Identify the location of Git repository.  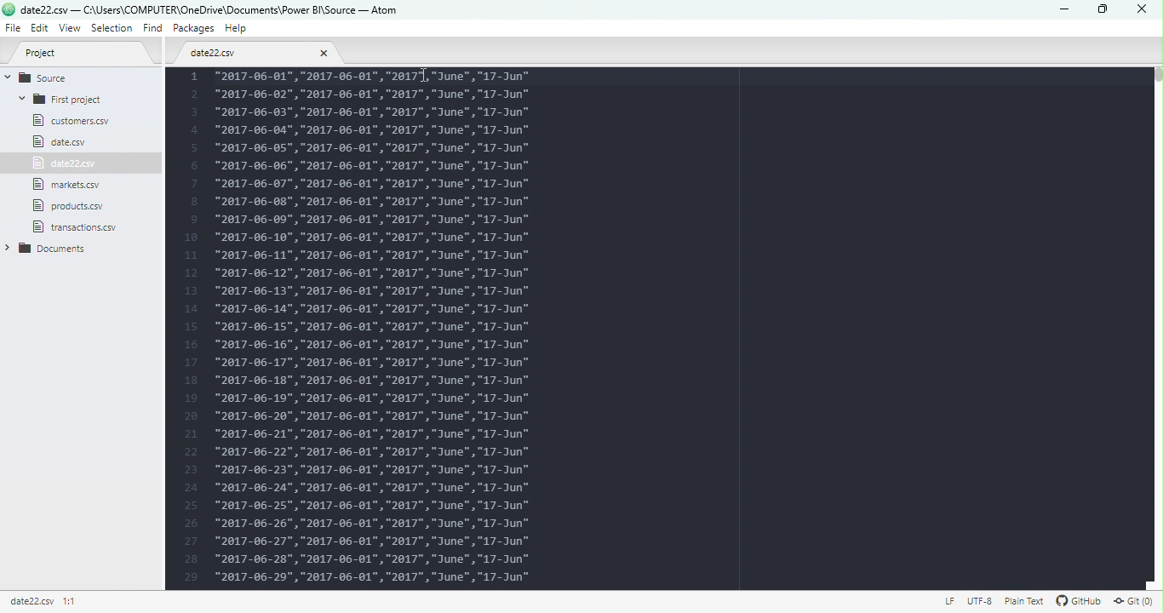
(1135, 600).